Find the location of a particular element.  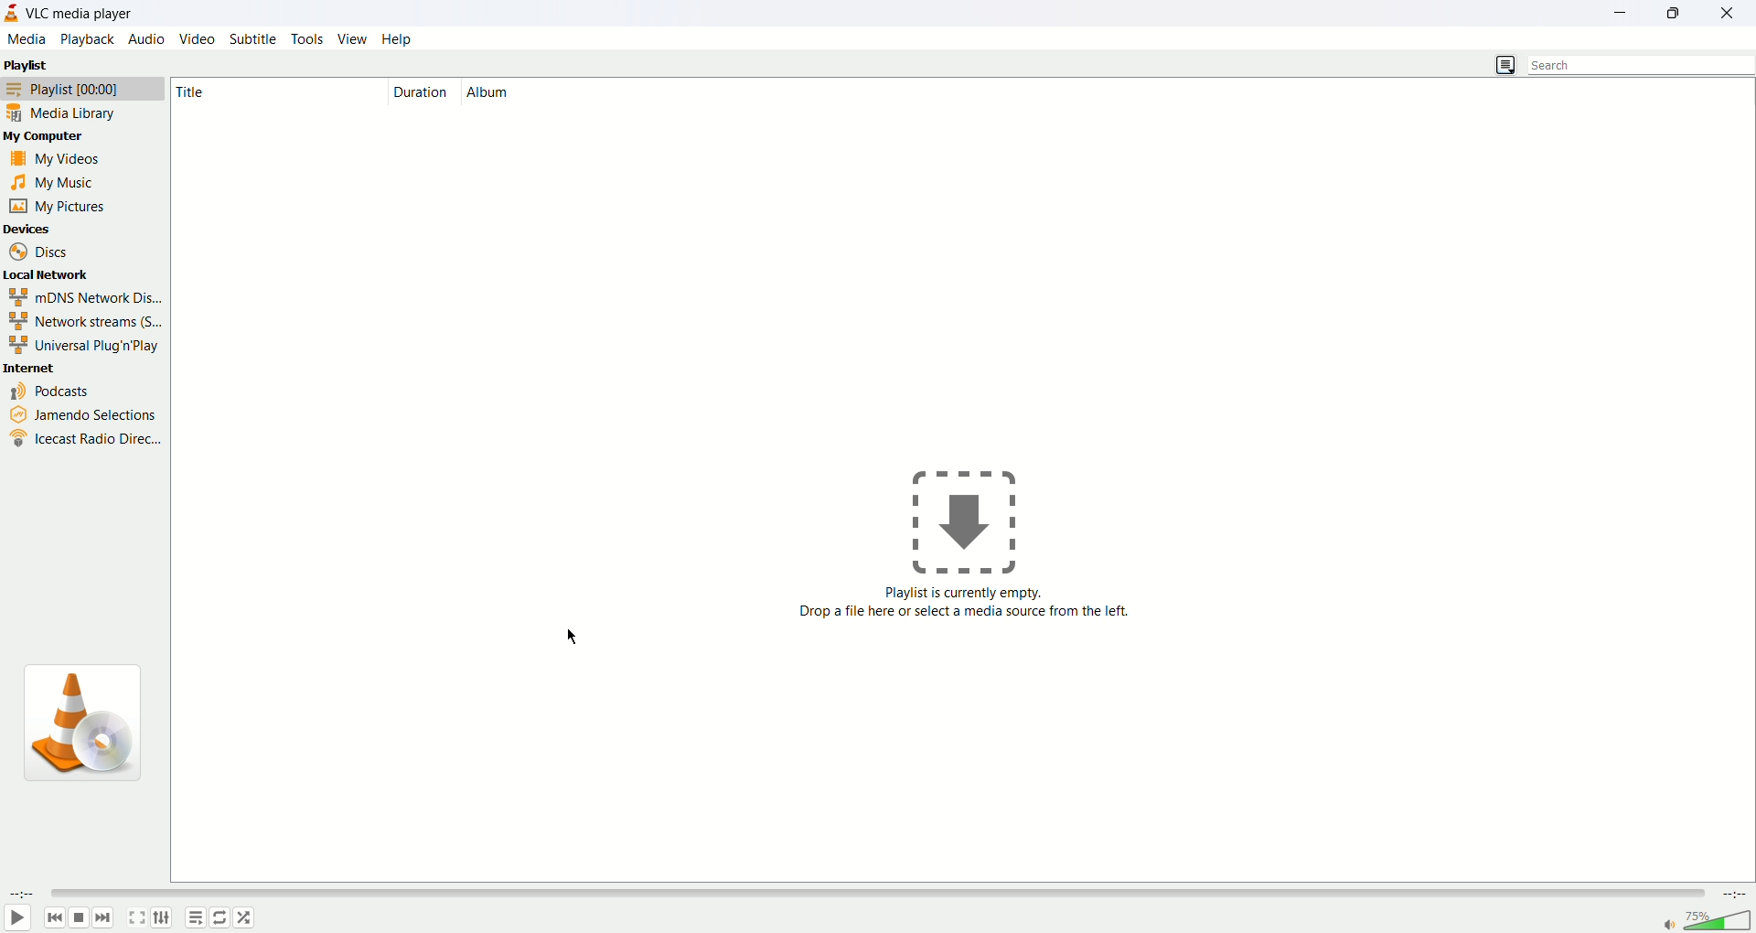

video is located at coordinates (199, 39).